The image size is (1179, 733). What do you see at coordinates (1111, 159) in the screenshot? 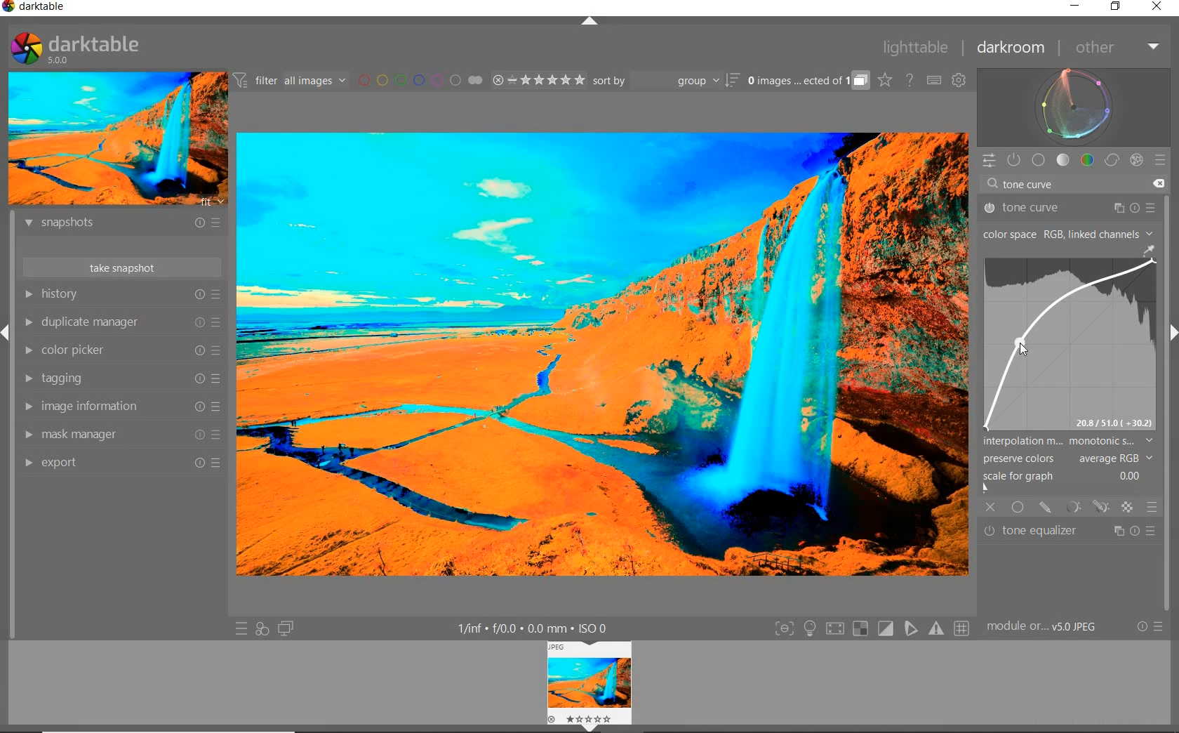
I see `correct` at bounding box center [1111, 159].